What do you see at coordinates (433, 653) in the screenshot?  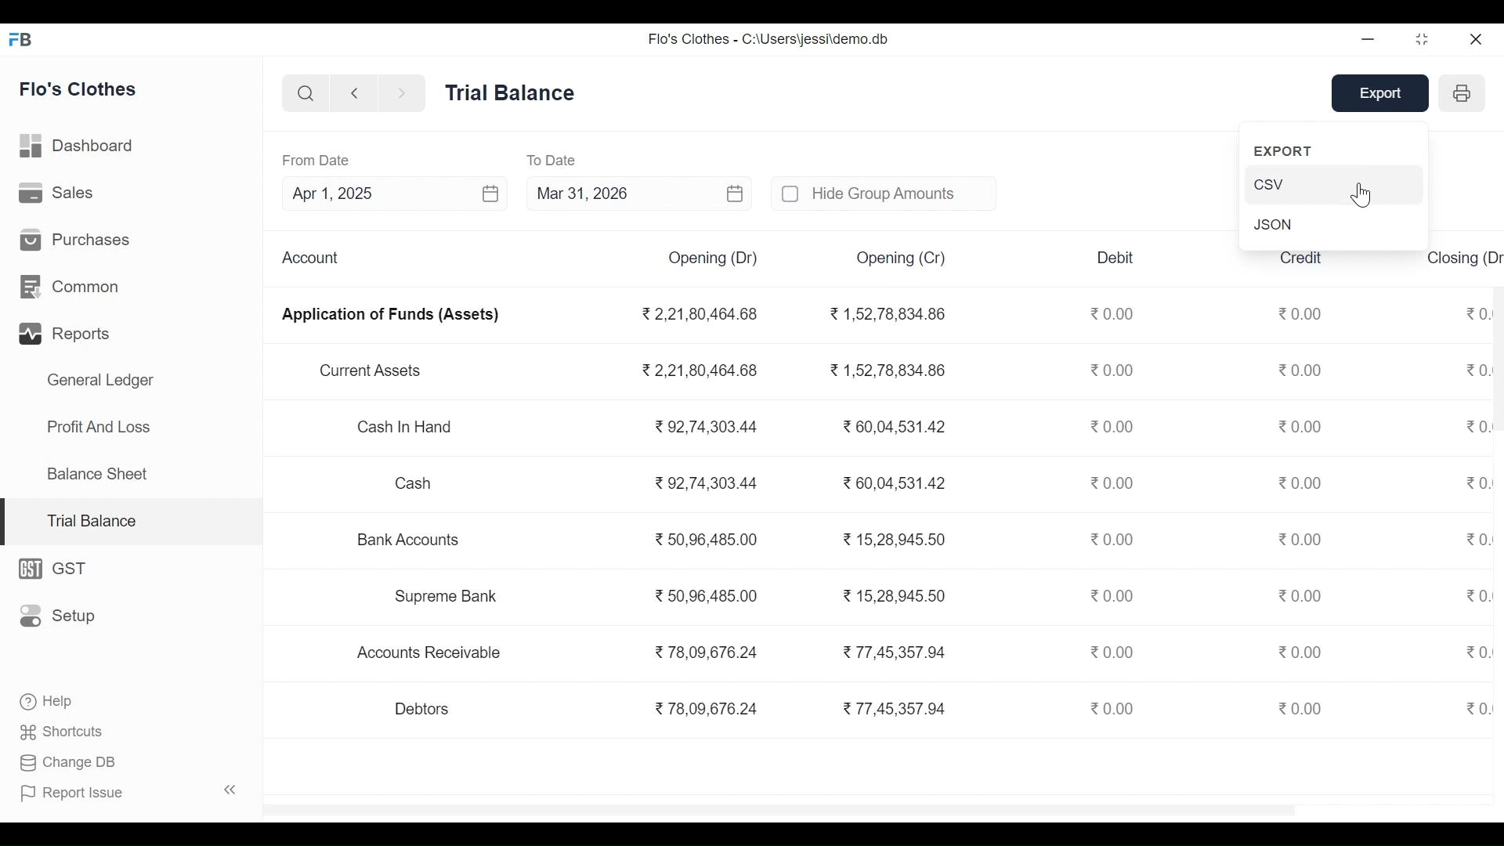 I see `Accounts Receivable` at bounding box center [433, 653].